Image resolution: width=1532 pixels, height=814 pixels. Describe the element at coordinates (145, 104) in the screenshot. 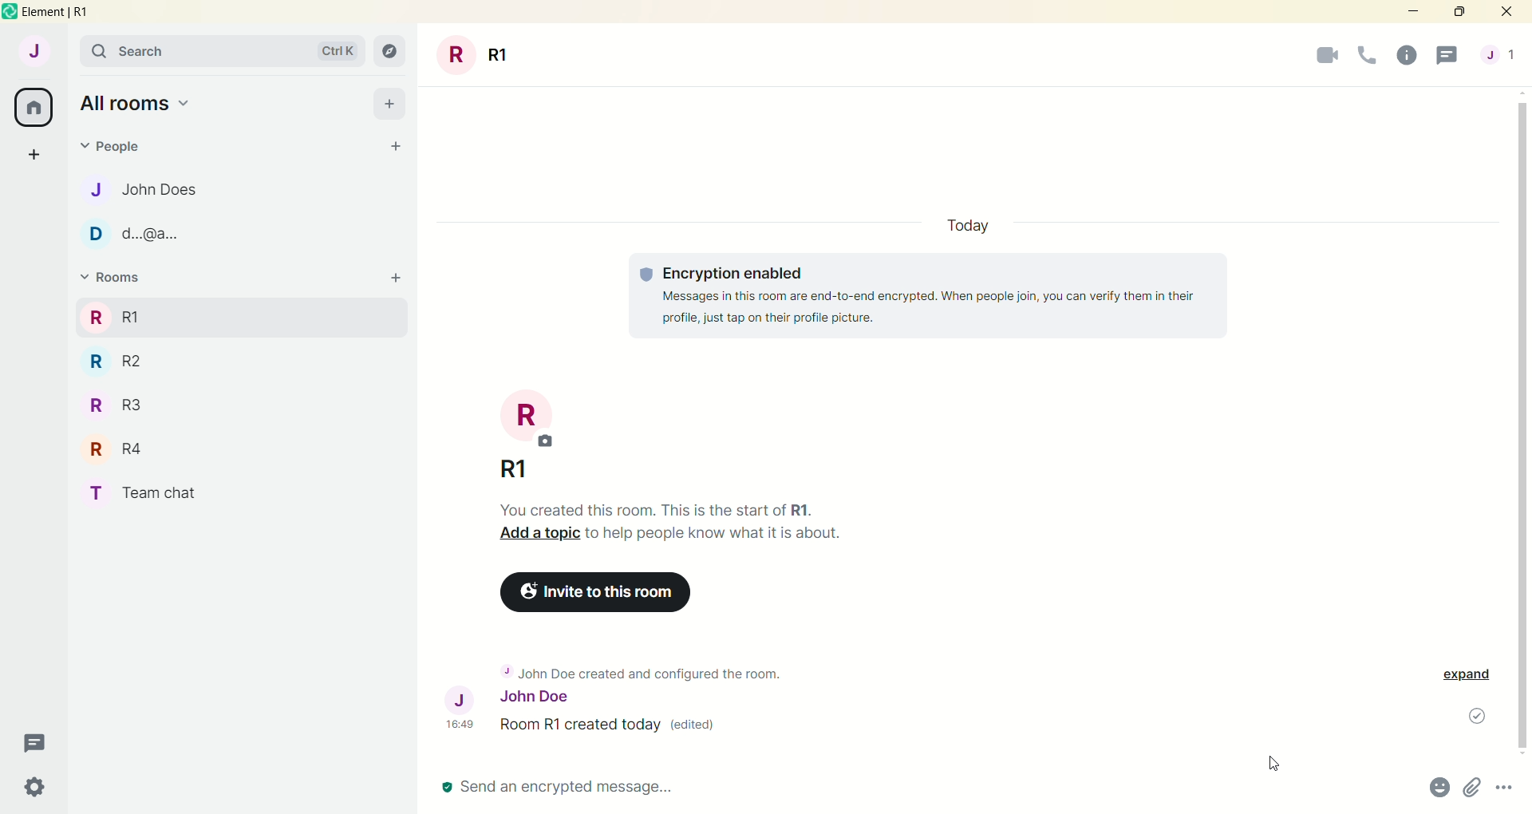

I see `all rooms` at that location.